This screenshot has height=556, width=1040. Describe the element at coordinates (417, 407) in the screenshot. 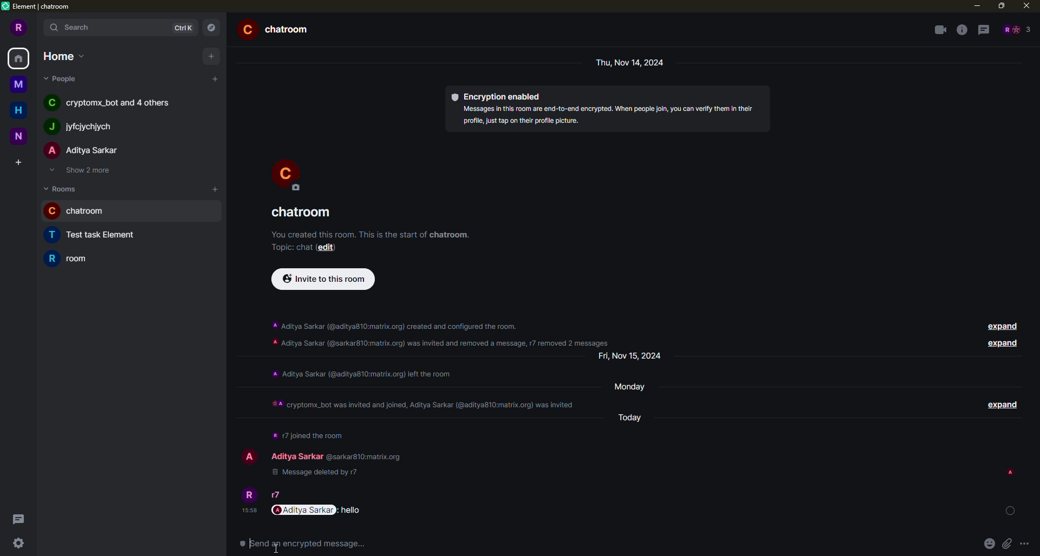

I see `info` at that location.